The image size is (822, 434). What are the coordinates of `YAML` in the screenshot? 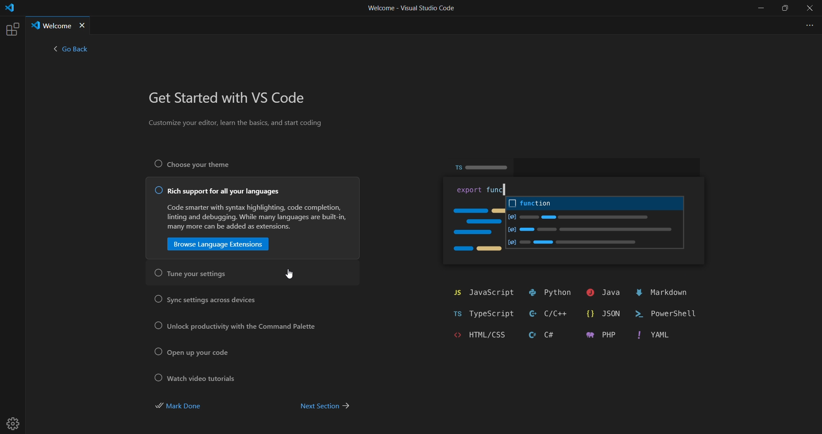 It's located at (650, 339).